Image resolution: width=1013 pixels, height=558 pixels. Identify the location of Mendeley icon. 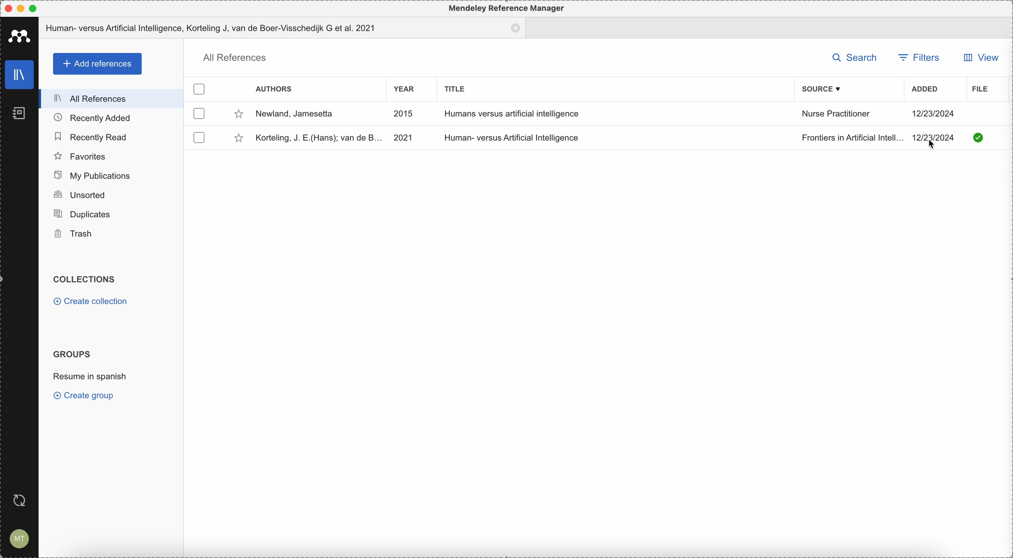
(19, 36).